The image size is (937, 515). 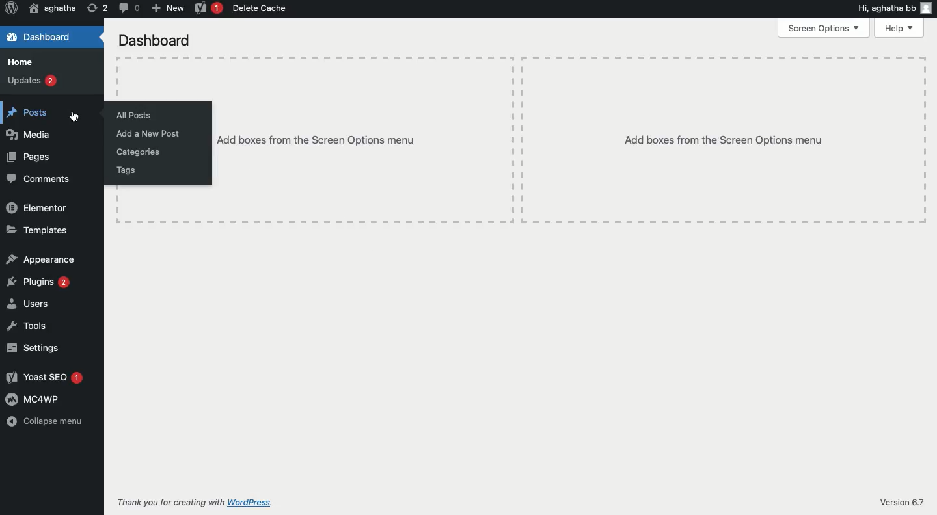 What do you see at coordinates (41, 259) in the screenshot?
I see `Appearance` at bounding box center [41, 259].